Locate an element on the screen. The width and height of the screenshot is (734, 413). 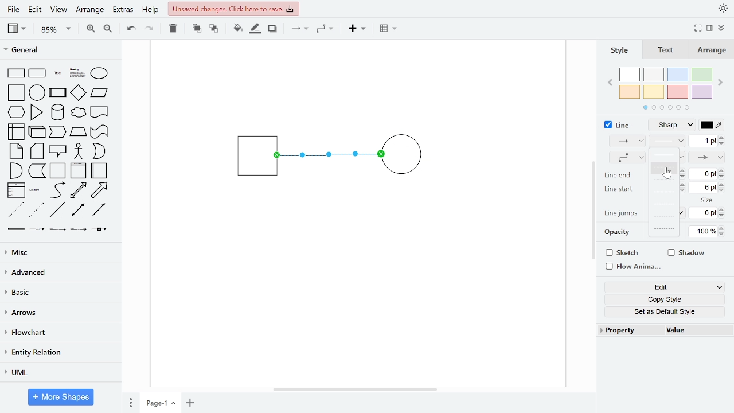
undo is located at coordinates (128, 28).